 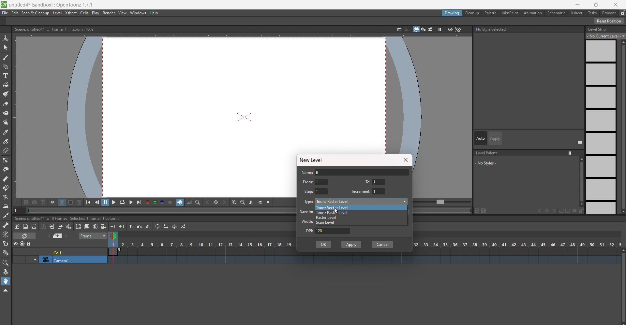 What do you see at coordinates (343, 207) in the screenshot?
I see `toonz vector level` at bounding box center [343, 207].